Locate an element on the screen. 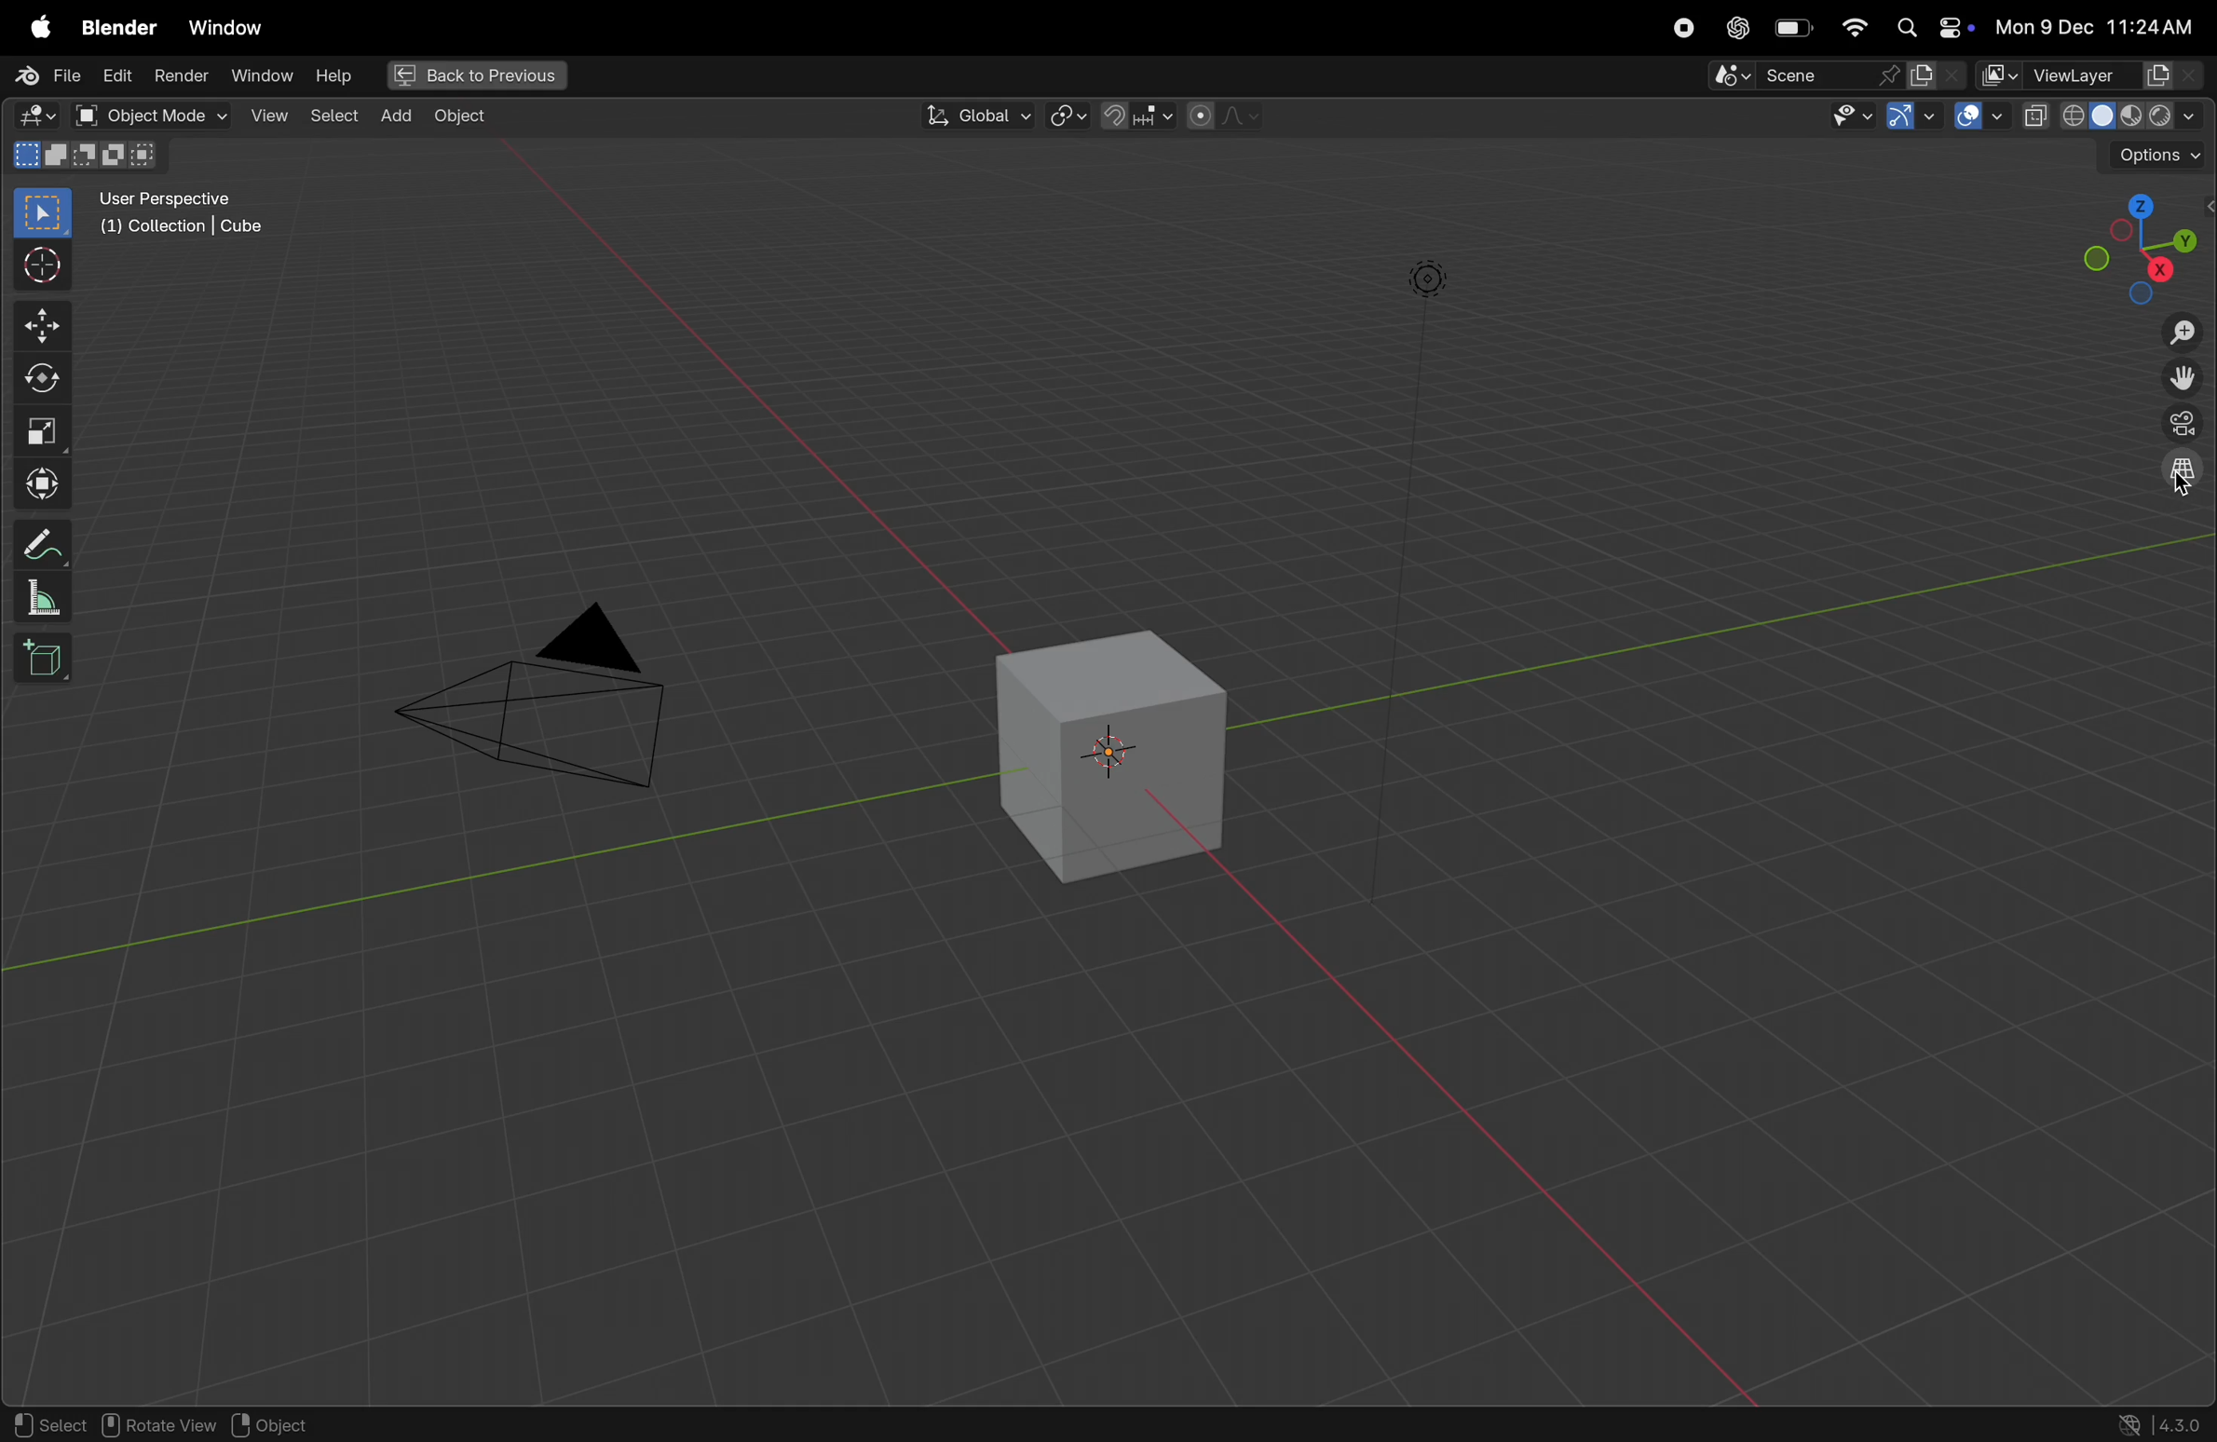  show gizmo is located at coordinates (1912, 116).